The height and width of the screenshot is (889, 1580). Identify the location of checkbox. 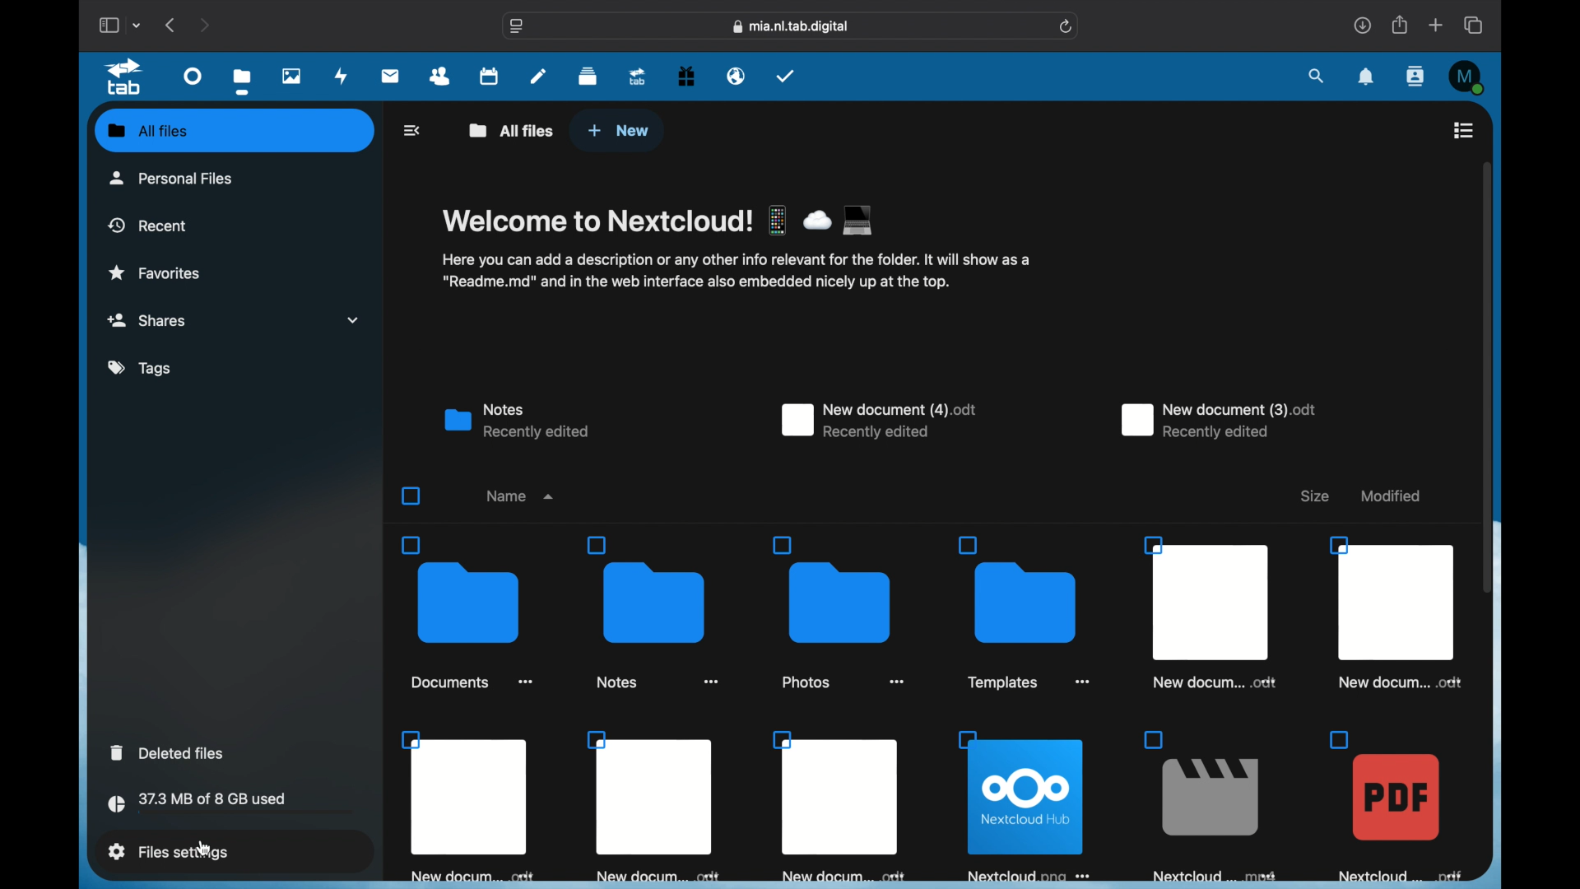
(411, 496).